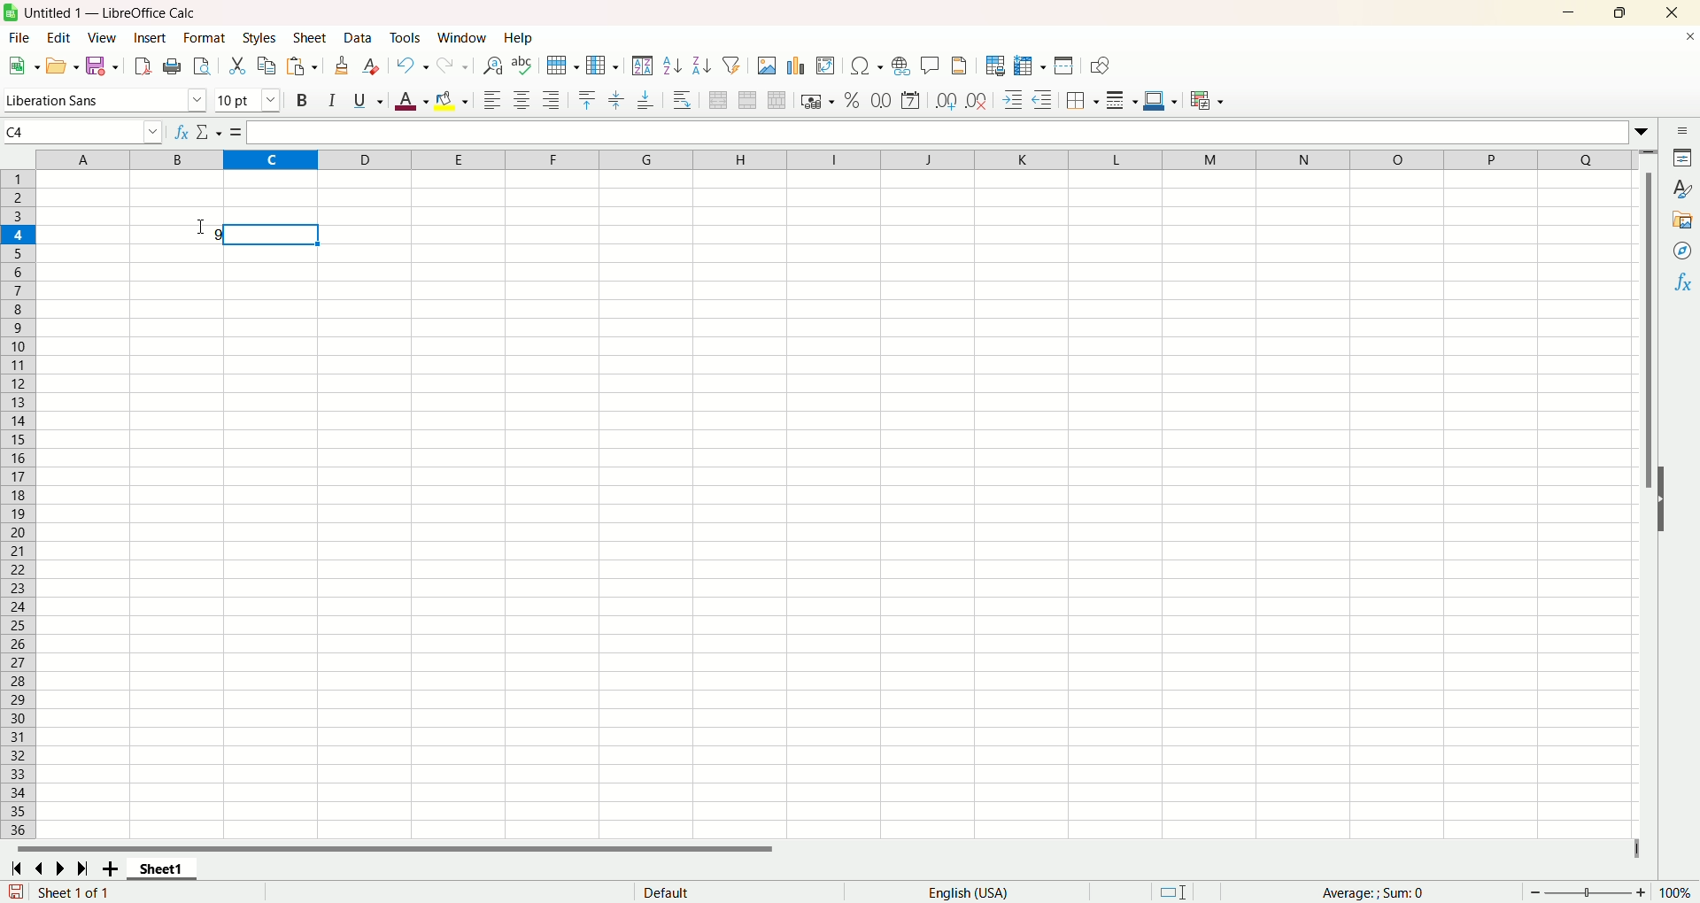 This screenshot has width=1700, height=903. What do you see at coordinates (869, 66) in the screenshot?
I see `insert special character` at bounding box center [869, 66].